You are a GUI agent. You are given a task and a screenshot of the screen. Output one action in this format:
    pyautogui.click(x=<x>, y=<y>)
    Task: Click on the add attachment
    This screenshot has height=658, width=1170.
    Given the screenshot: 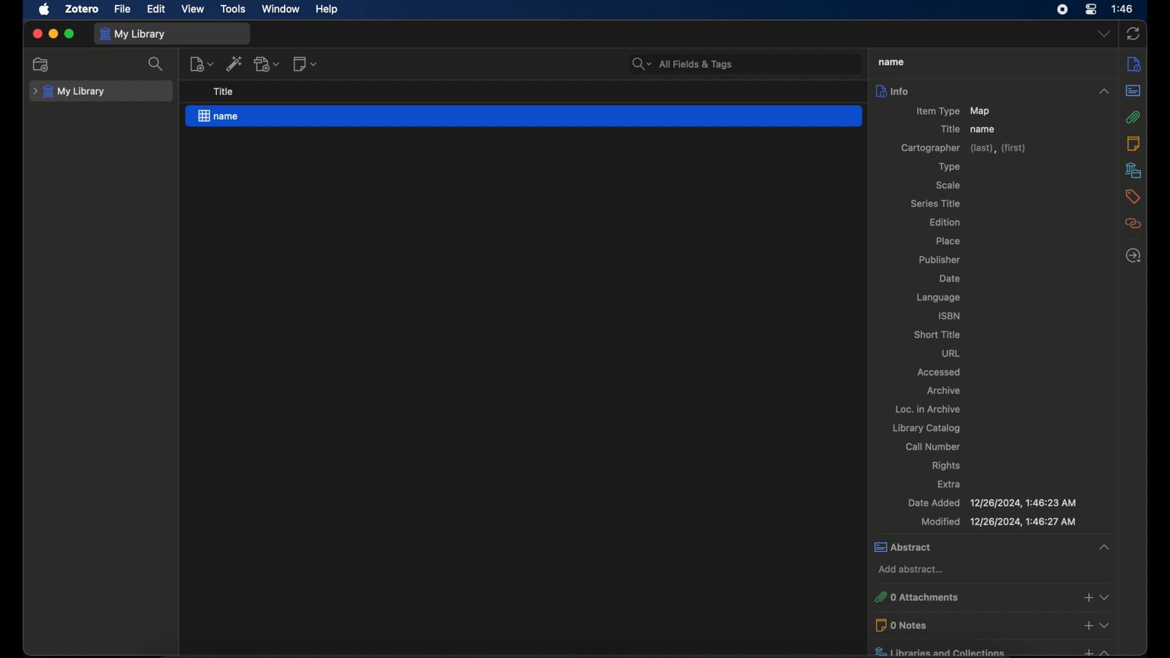 What is the action you would take?
    pyautogui.click(x=268, y=63)
    